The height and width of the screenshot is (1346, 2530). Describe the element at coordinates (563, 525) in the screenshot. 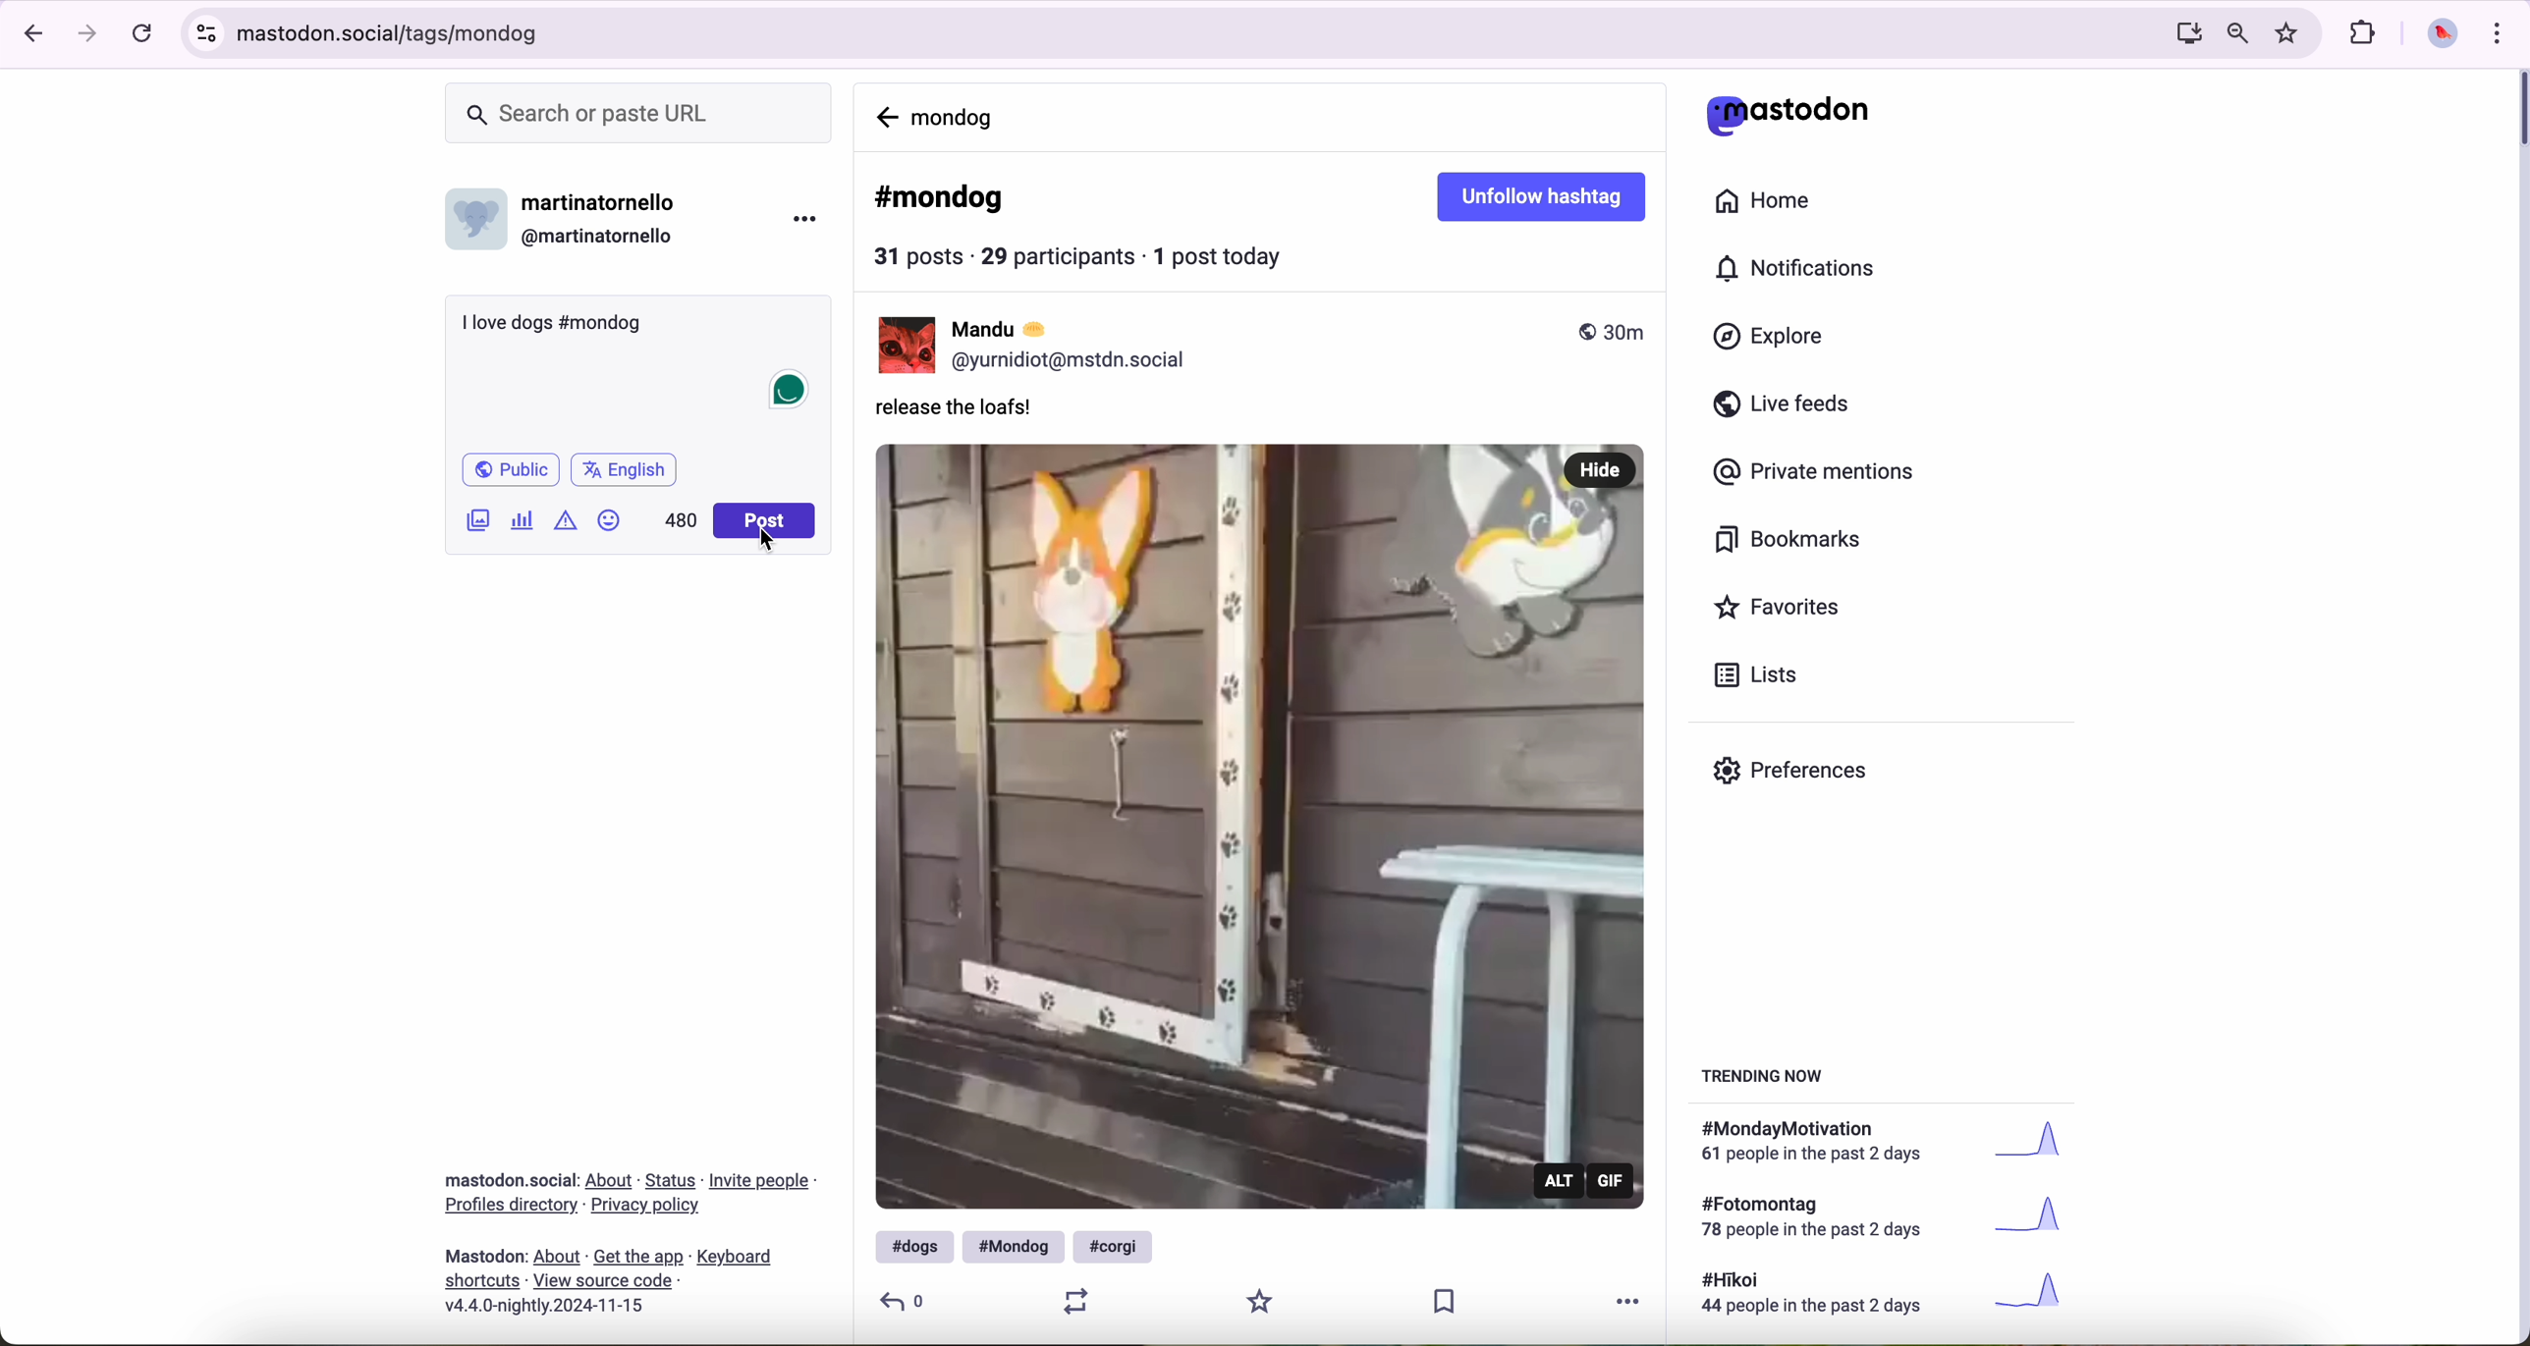

I see `content warning` at that location.